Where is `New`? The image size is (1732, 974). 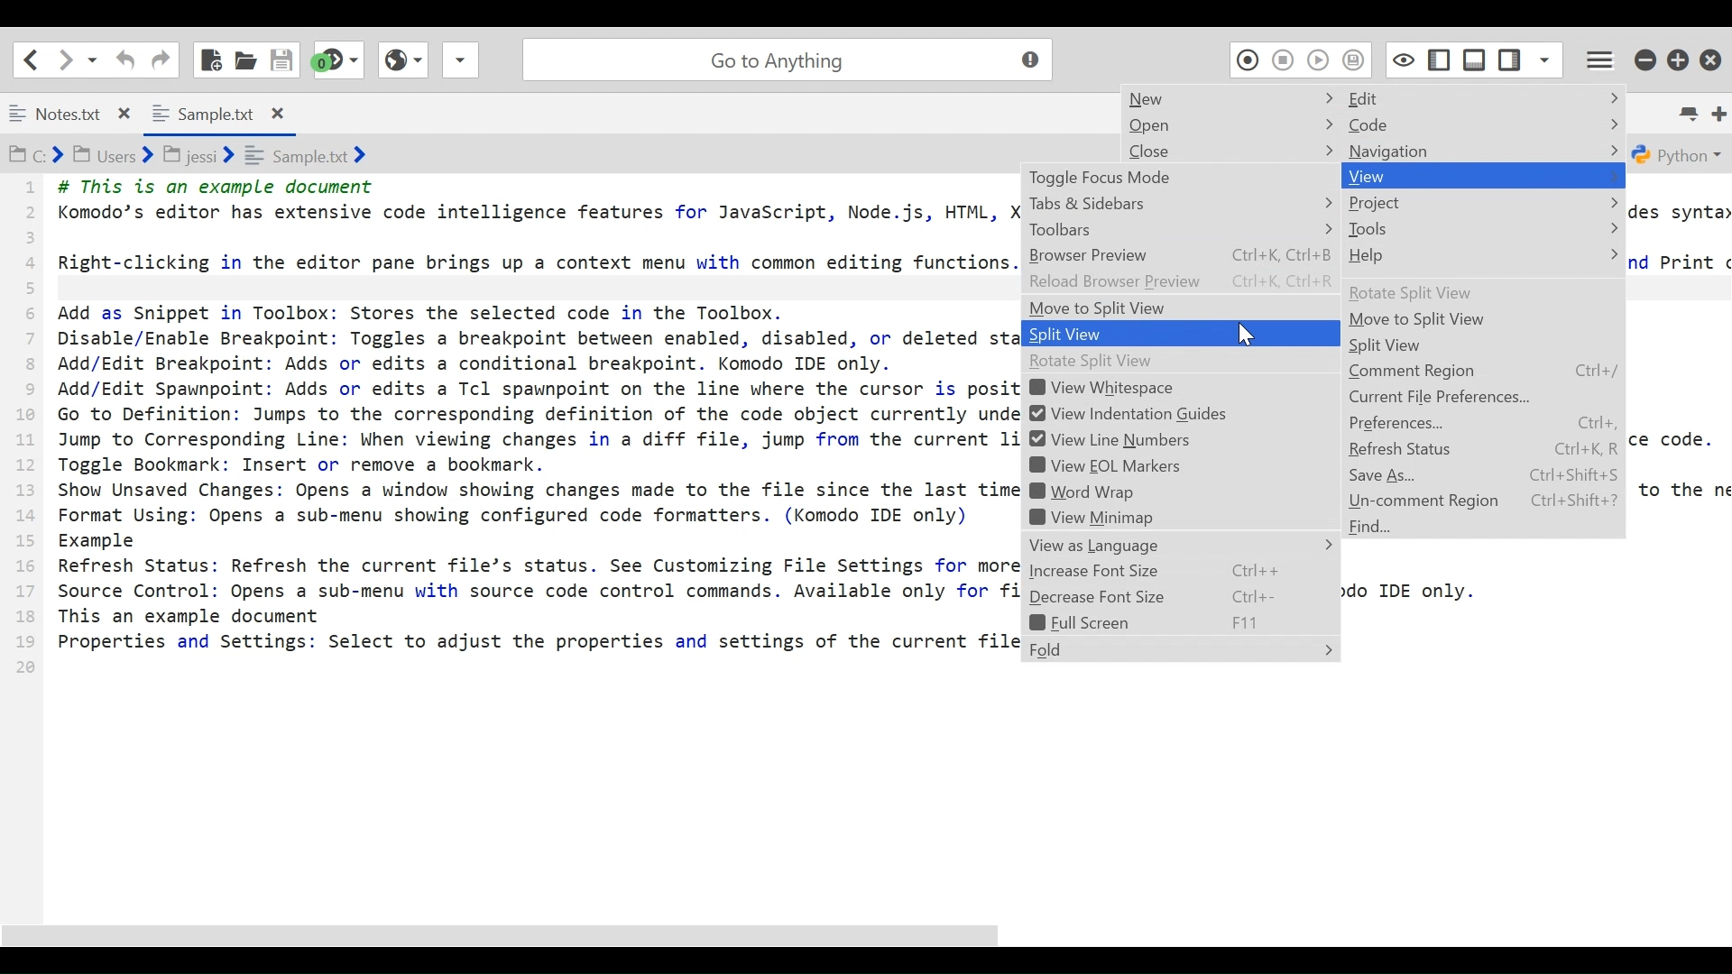 New is located at coordinates (1228, 99).